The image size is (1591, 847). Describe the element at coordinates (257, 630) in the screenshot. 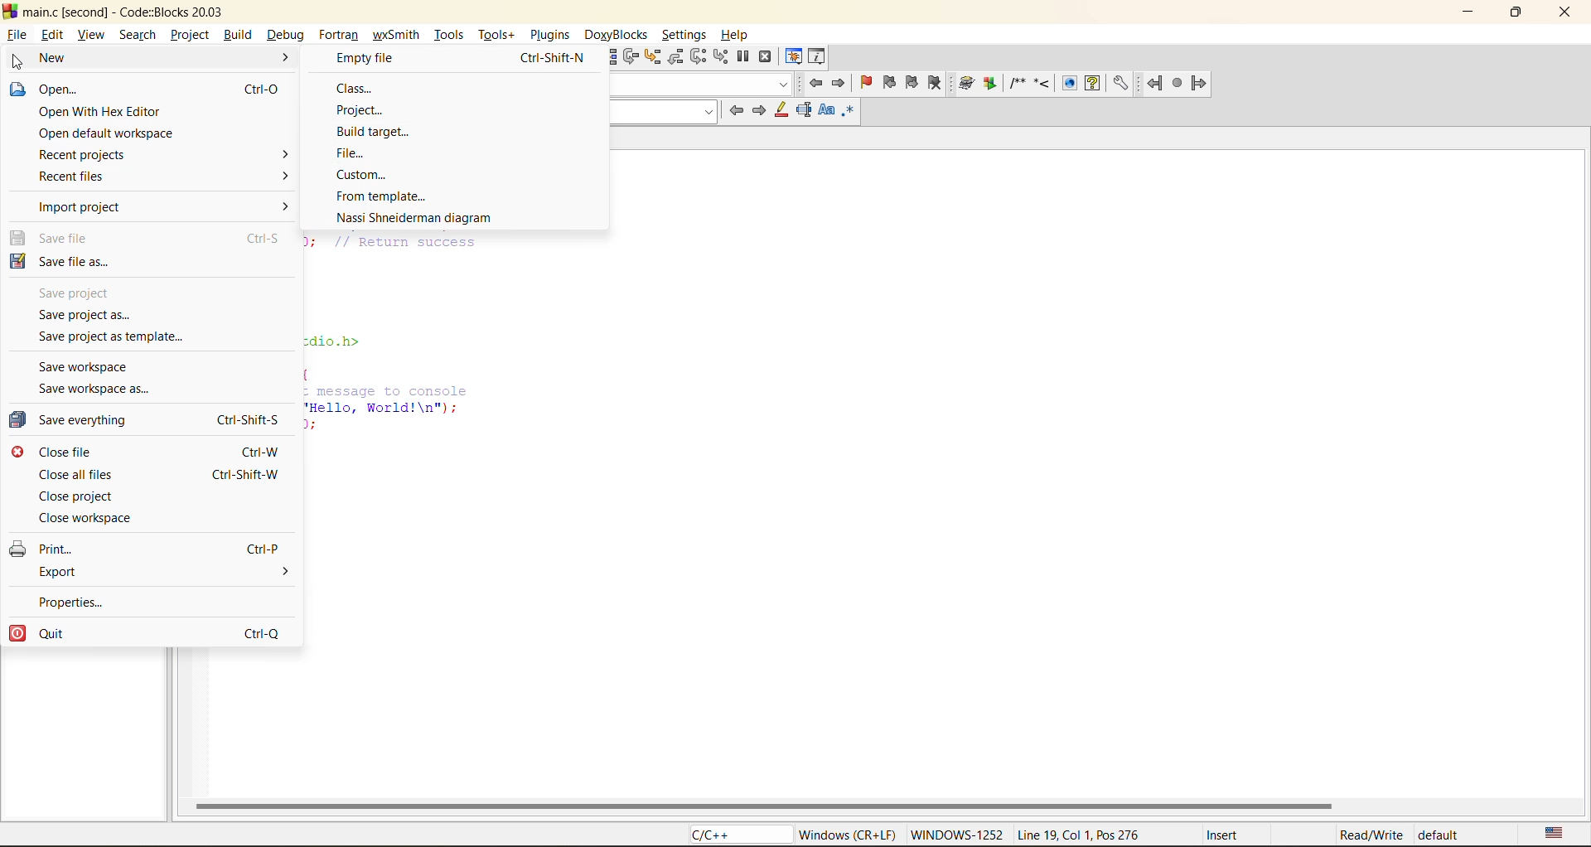

I see `Ctrl-Q` at that location.